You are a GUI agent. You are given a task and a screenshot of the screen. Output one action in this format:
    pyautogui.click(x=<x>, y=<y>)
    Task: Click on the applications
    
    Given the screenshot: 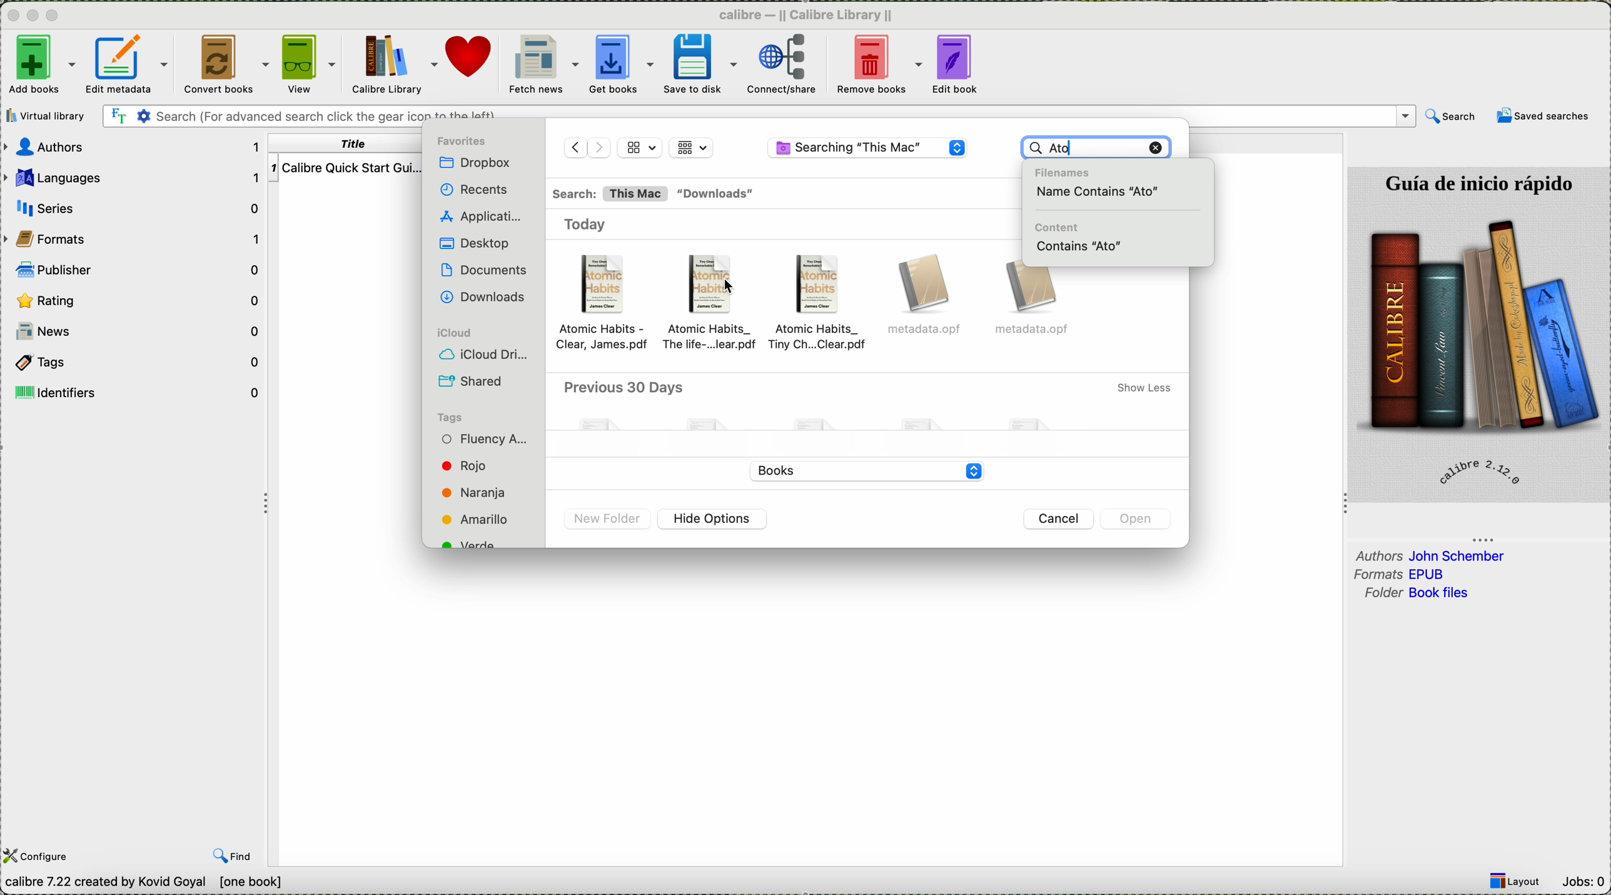 What is the action you would take?
    pyautogui.click(x=483, y=218)
    